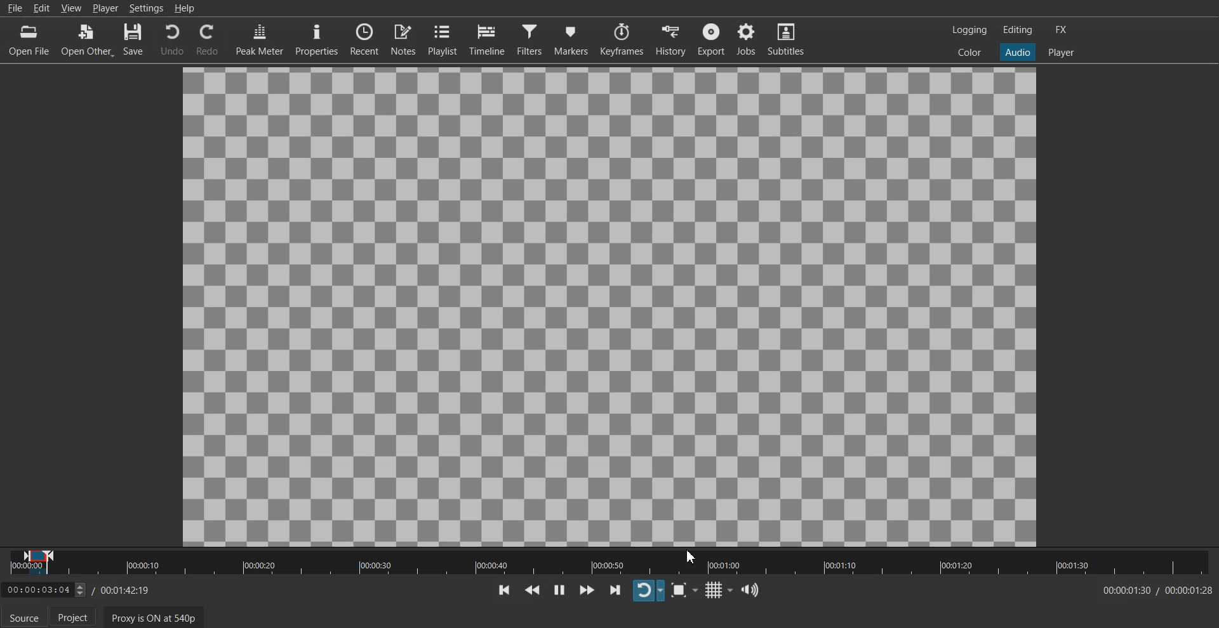 The image size is (1219, 628). What do you see at coordinates (672, 39) in the screenshot?
I see `History` at bounding box center [672, 39].